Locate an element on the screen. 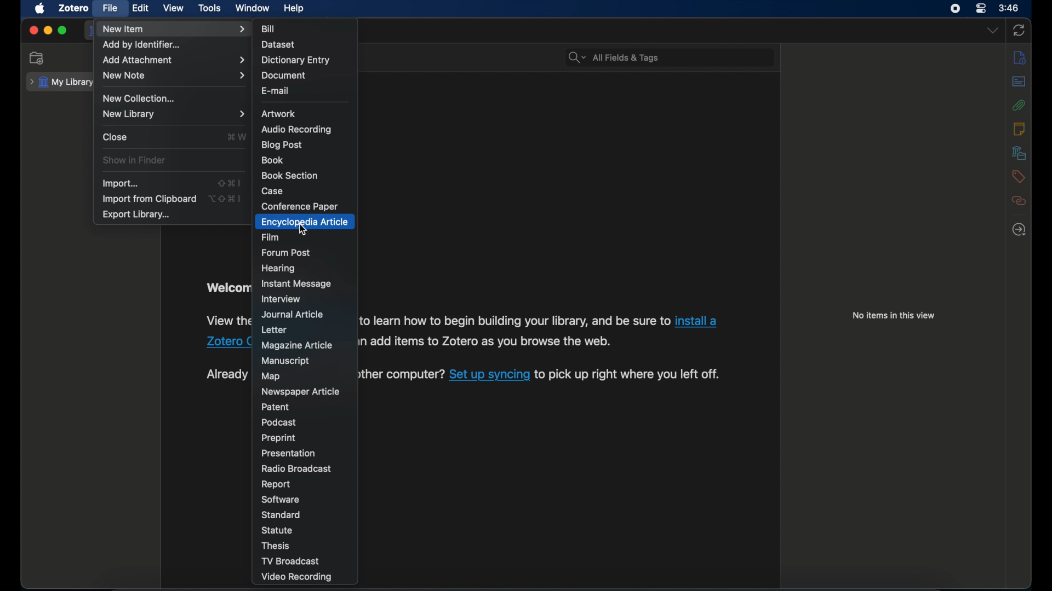 The image size is (1052, 591). preprint is located at coordinates (277, 438).